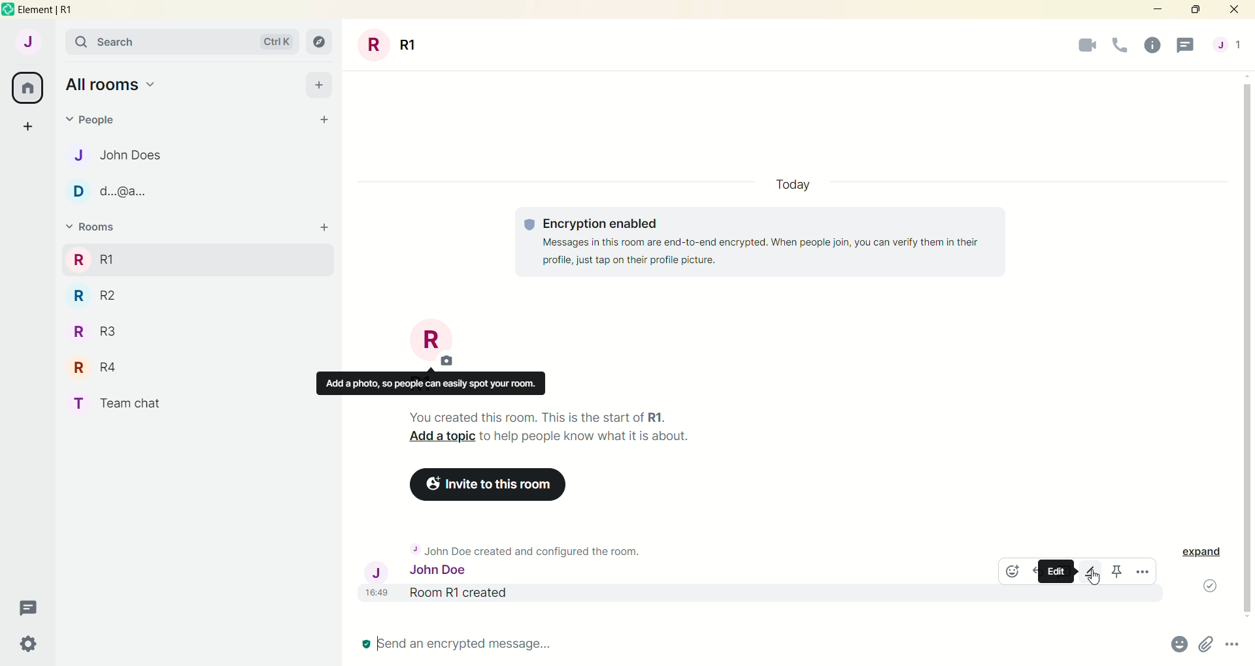  Describe the element at coordinates (1120, 46) in the screenshot. I see `voice call` at that location.